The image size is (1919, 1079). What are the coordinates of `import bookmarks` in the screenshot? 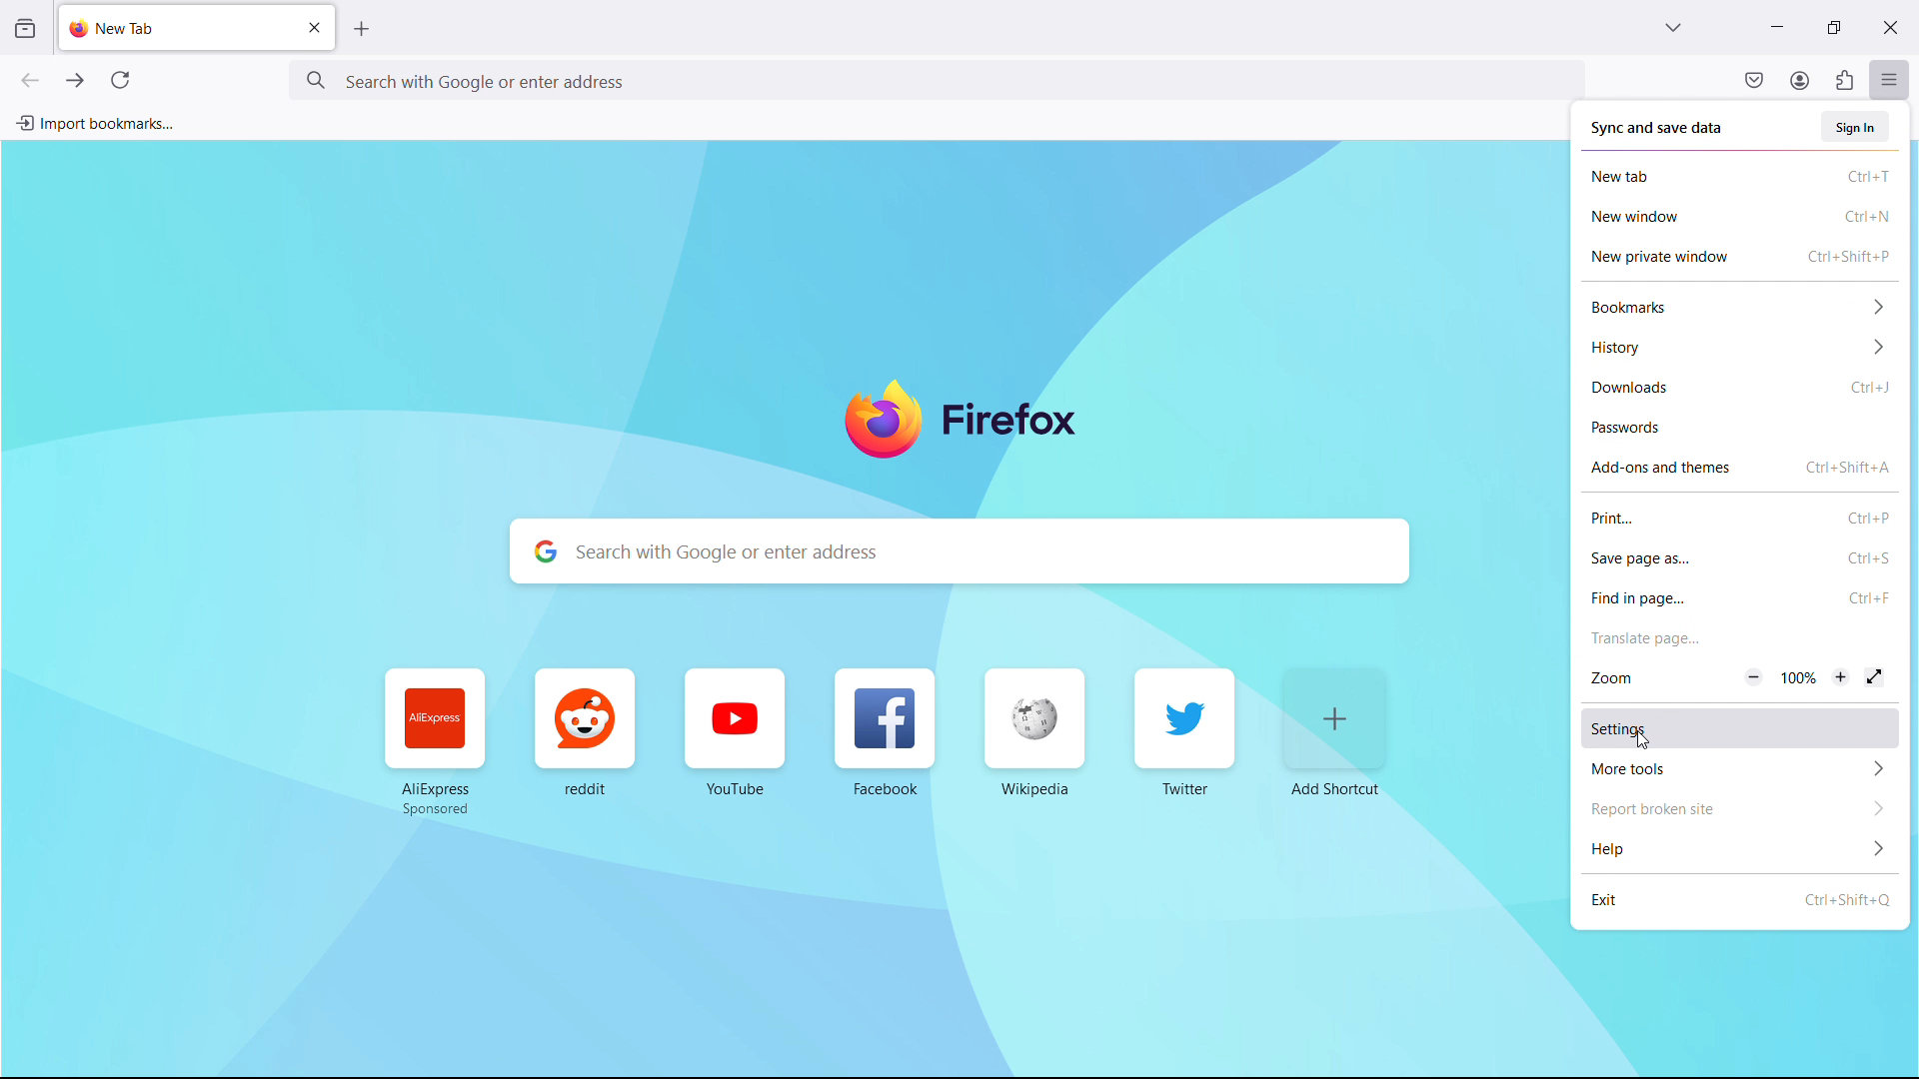 It's located at (95, 122).